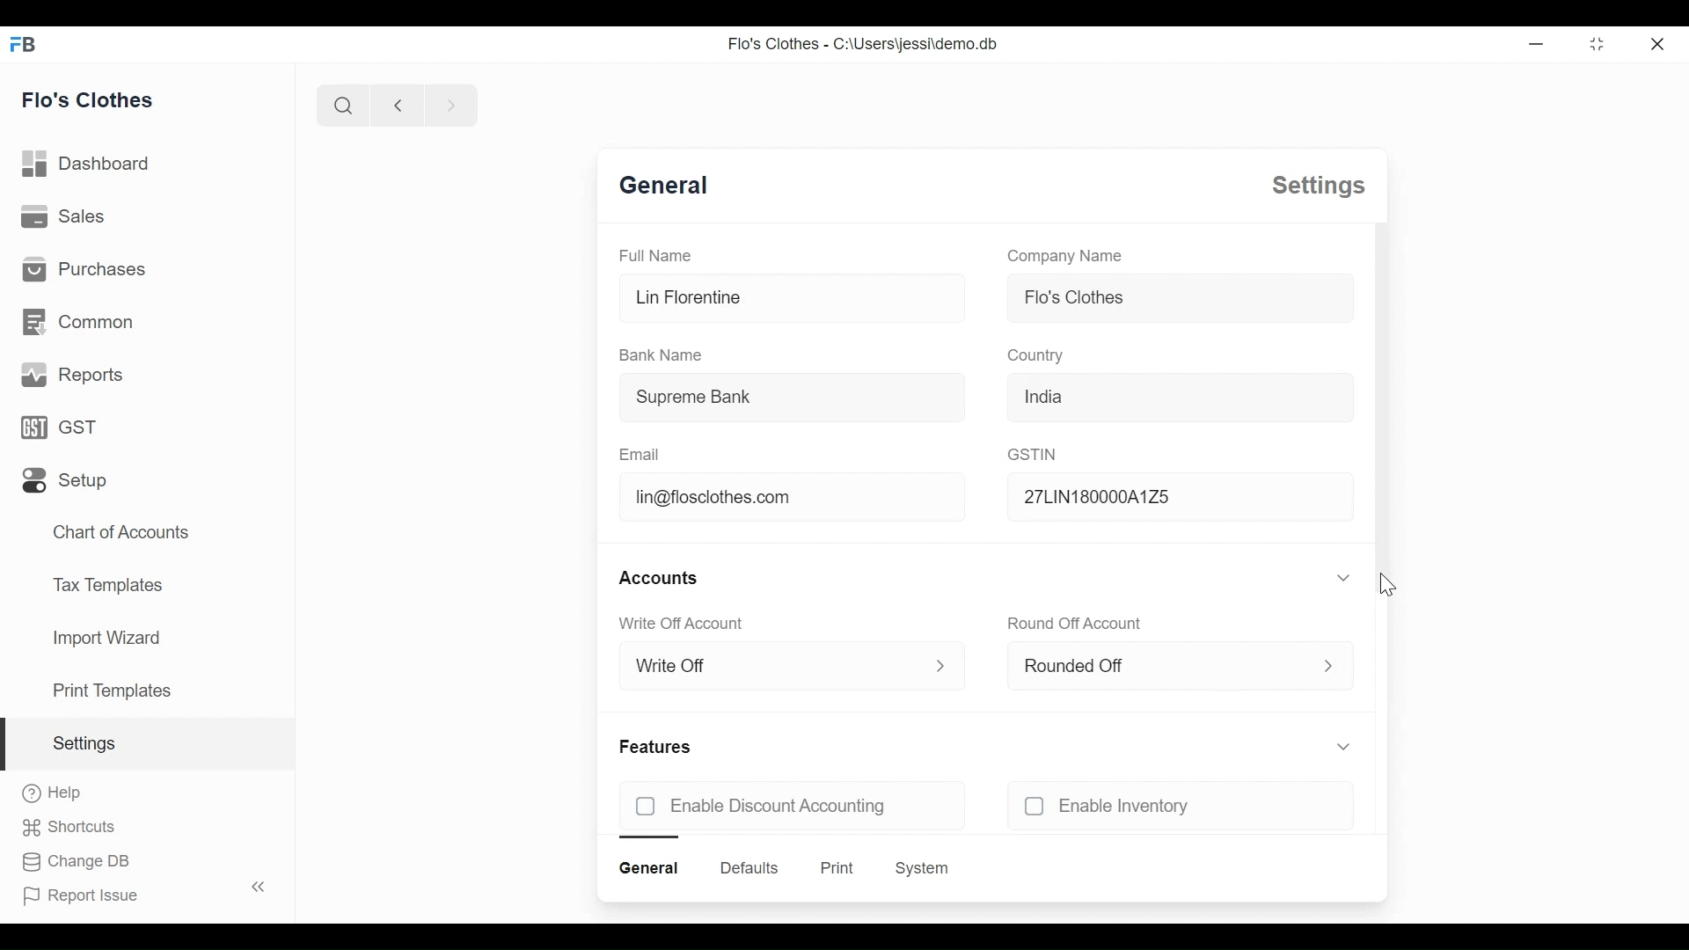 This screenshot has width=1689, height=950. Describe the element at coordinates (88, 98) in the screenshot. I see `Flo's Clothes` at that location.